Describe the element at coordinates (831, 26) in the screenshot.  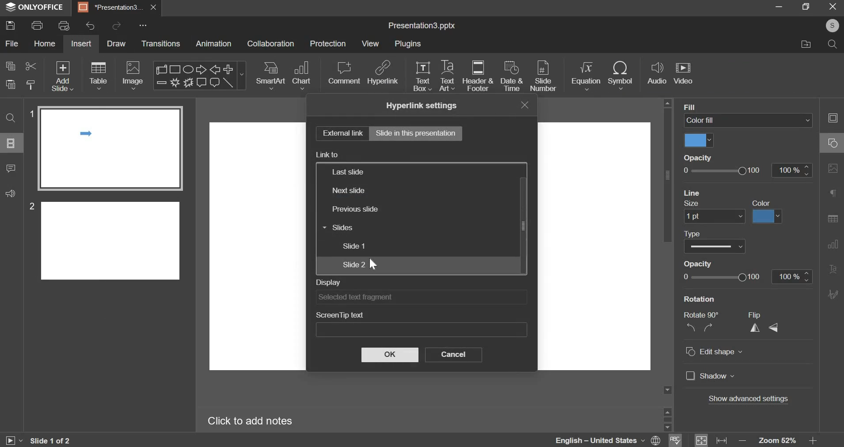
I see `account holder` at that location.